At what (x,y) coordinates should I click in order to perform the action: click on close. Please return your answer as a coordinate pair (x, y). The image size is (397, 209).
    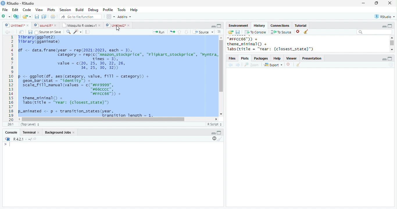
    Looking at the image, I should click on (28, 26).